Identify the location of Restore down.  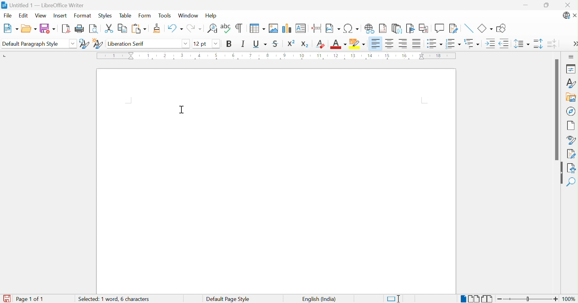
(547, 6).